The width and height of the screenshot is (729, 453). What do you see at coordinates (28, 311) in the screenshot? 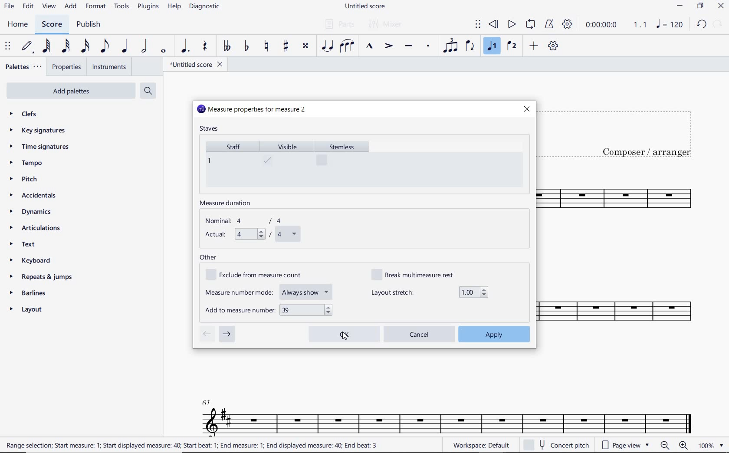
I see `LAYOUT` at bounding box center [28, 311].